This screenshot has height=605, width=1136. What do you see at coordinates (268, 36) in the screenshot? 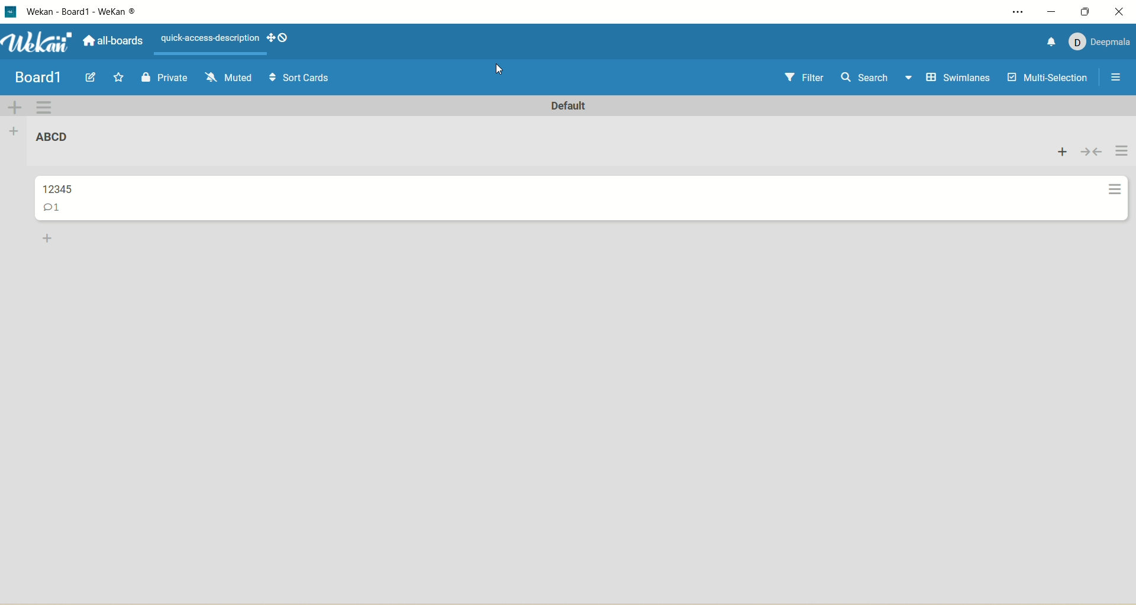
I see `show-desktop-drag-handles` at bounding box center [268, 36].